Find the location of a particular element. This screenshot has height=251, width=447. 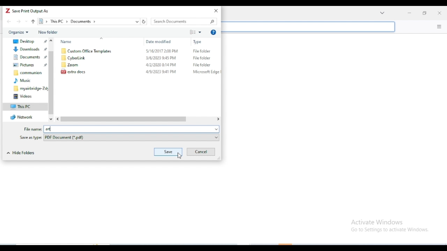

close is located at coordinates (439, 12).